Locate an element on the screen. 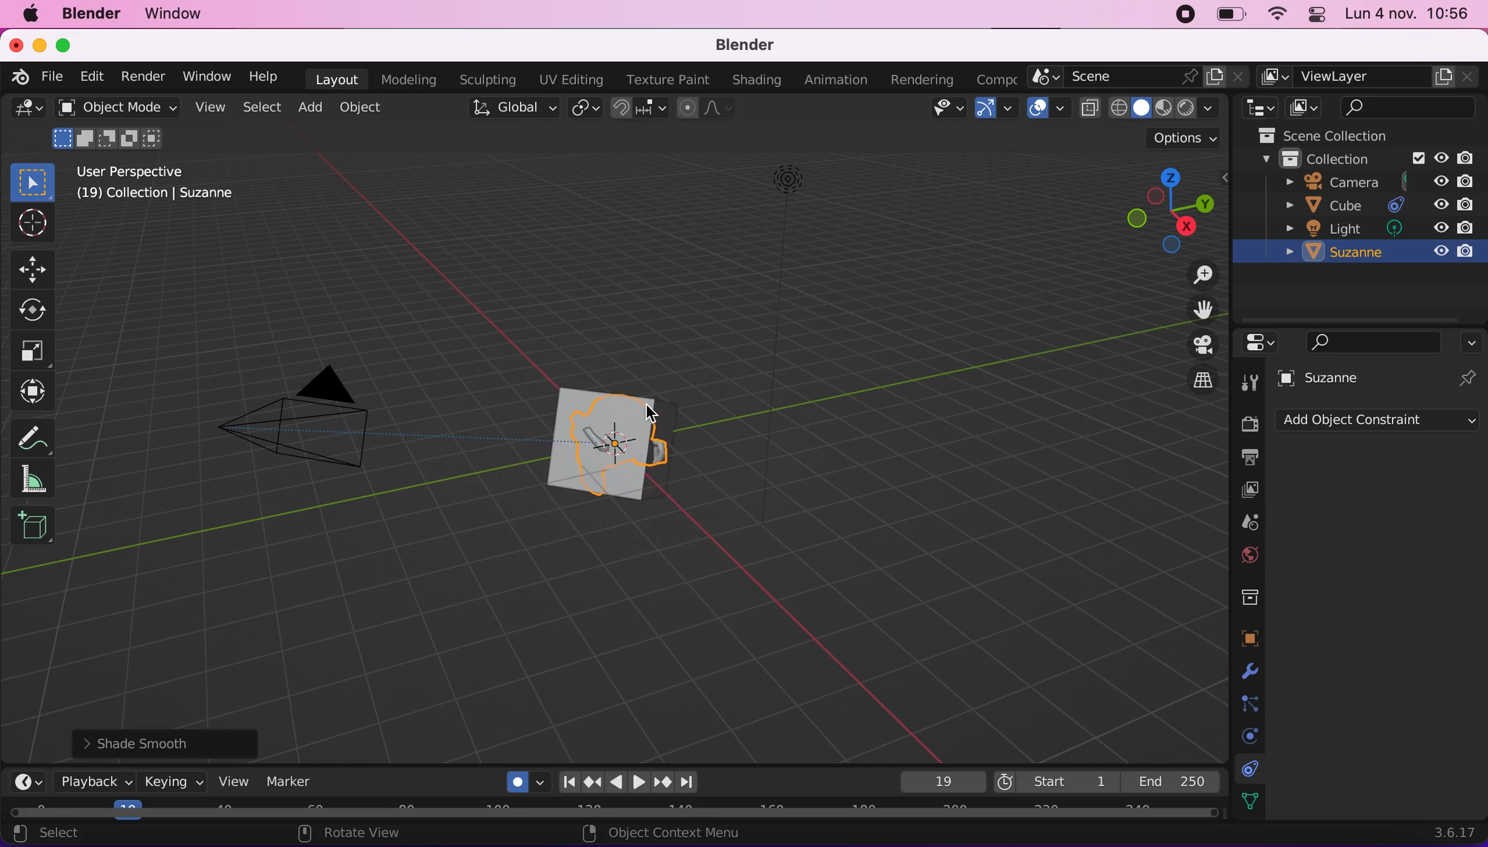 Image resolution: width=1488 pixels, height=847 pixels. click, shortcut and drag is located at coordinates (1160, 208).